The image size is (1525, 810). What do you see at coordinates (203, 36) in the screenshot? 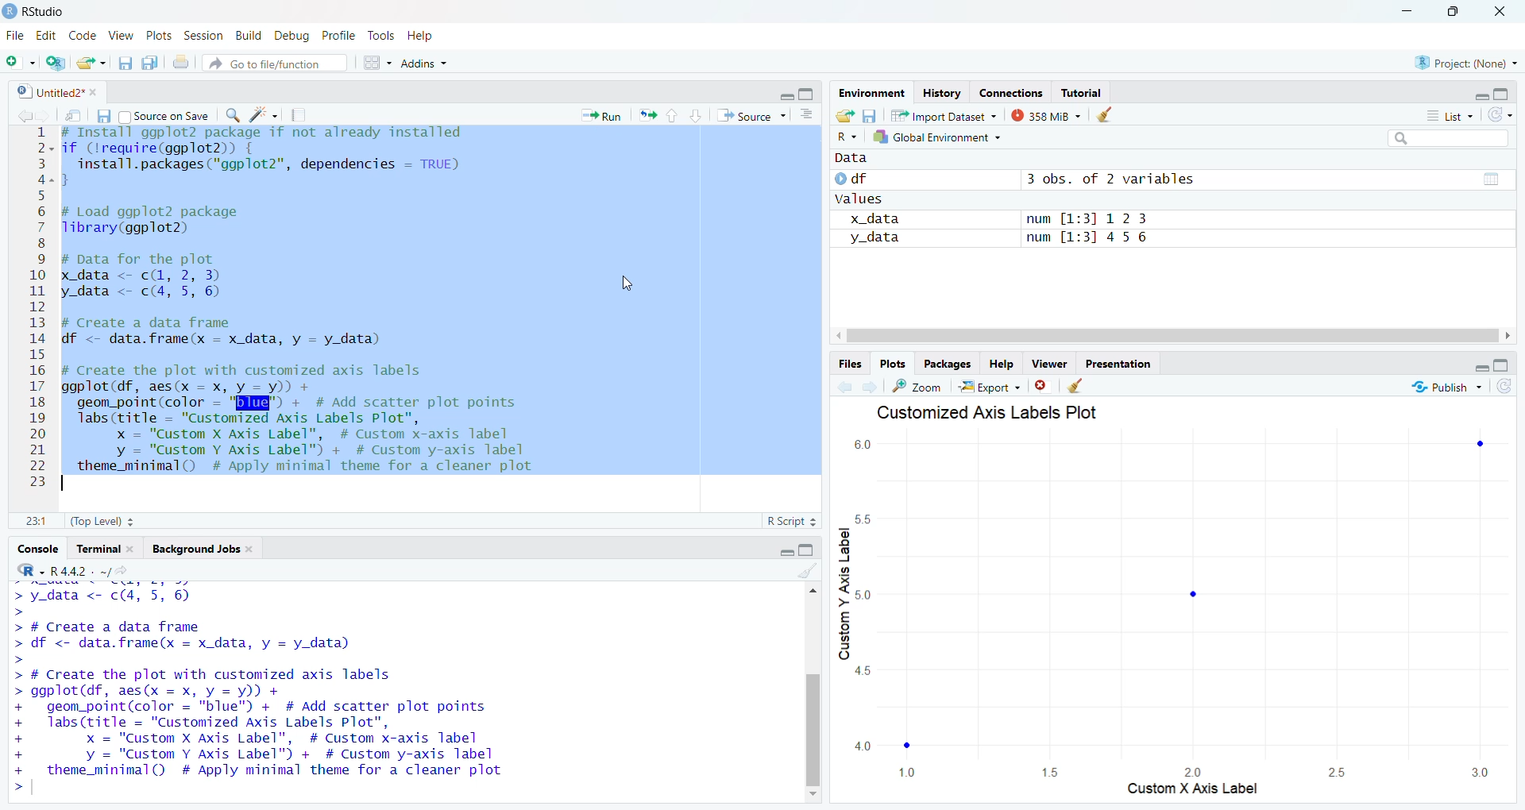
I see `Session` at bounding box center [203, 36].